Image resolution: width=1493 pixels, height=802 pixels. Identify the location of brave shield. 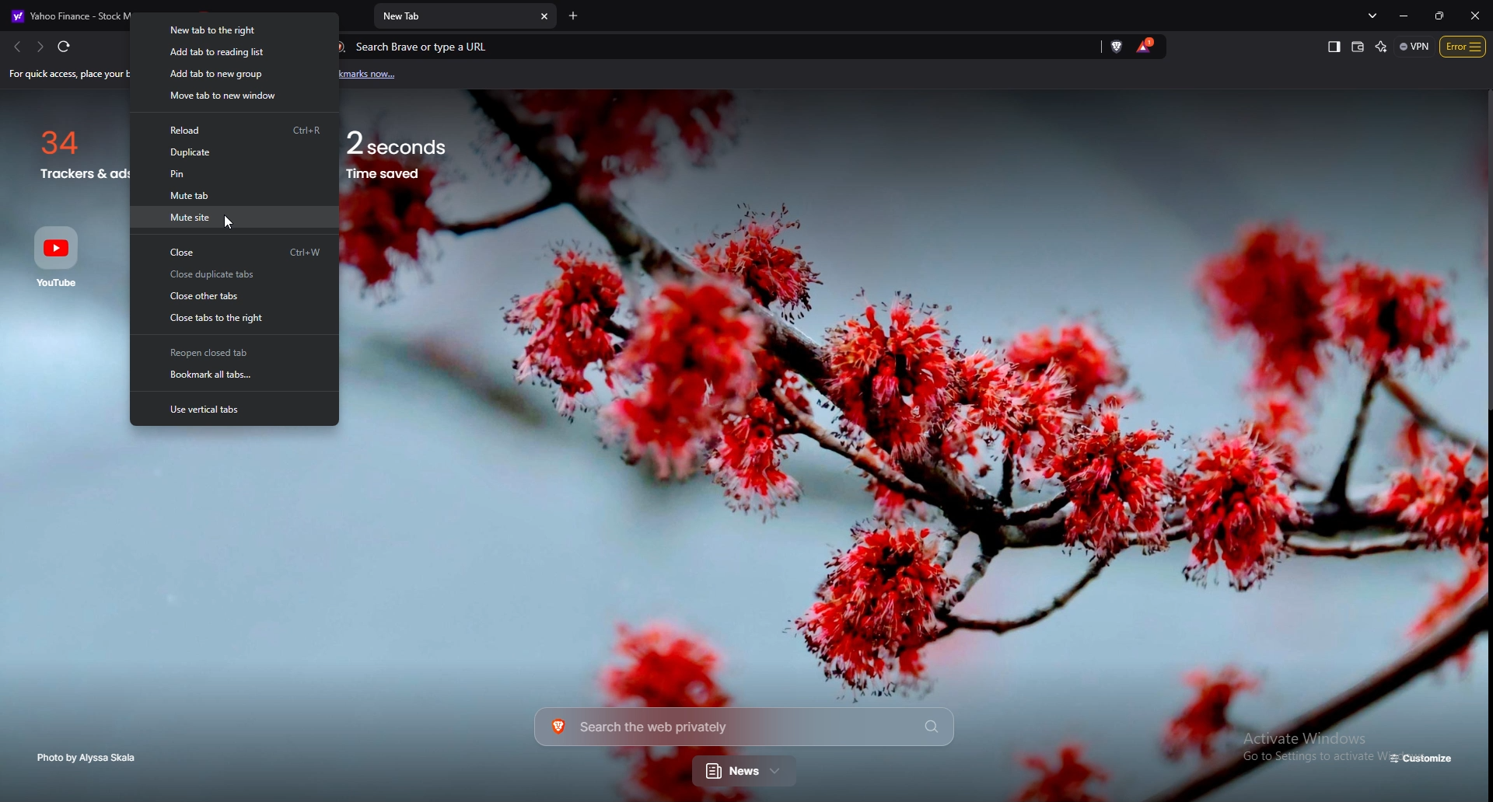
(1118, 46).